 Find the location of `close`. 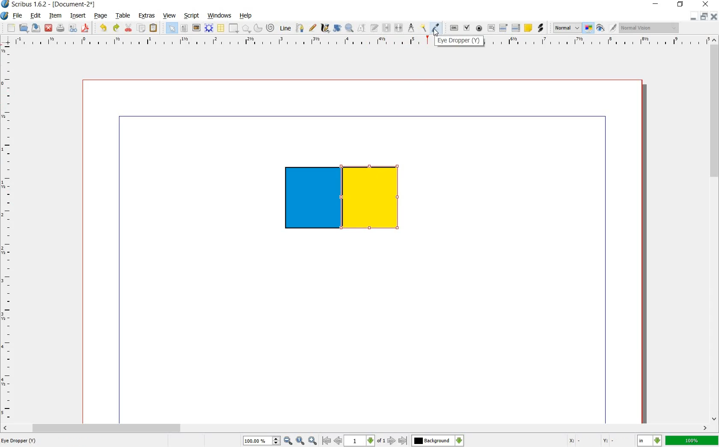

close is located at coordinates (706, 3).